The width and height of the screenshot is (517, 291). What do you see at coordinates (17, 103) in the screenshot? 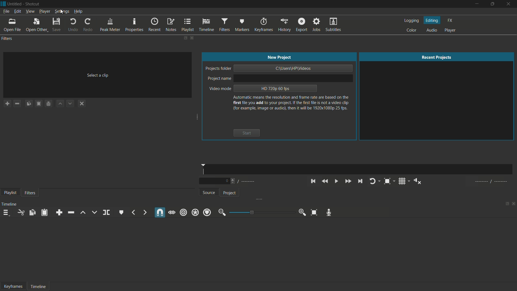
I see `remove a filter` at bounding box center [17, 103].